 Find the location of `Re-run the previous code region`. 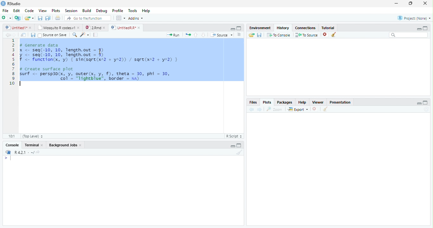

Re-run the previous code region is located at coordinates (188, 35).